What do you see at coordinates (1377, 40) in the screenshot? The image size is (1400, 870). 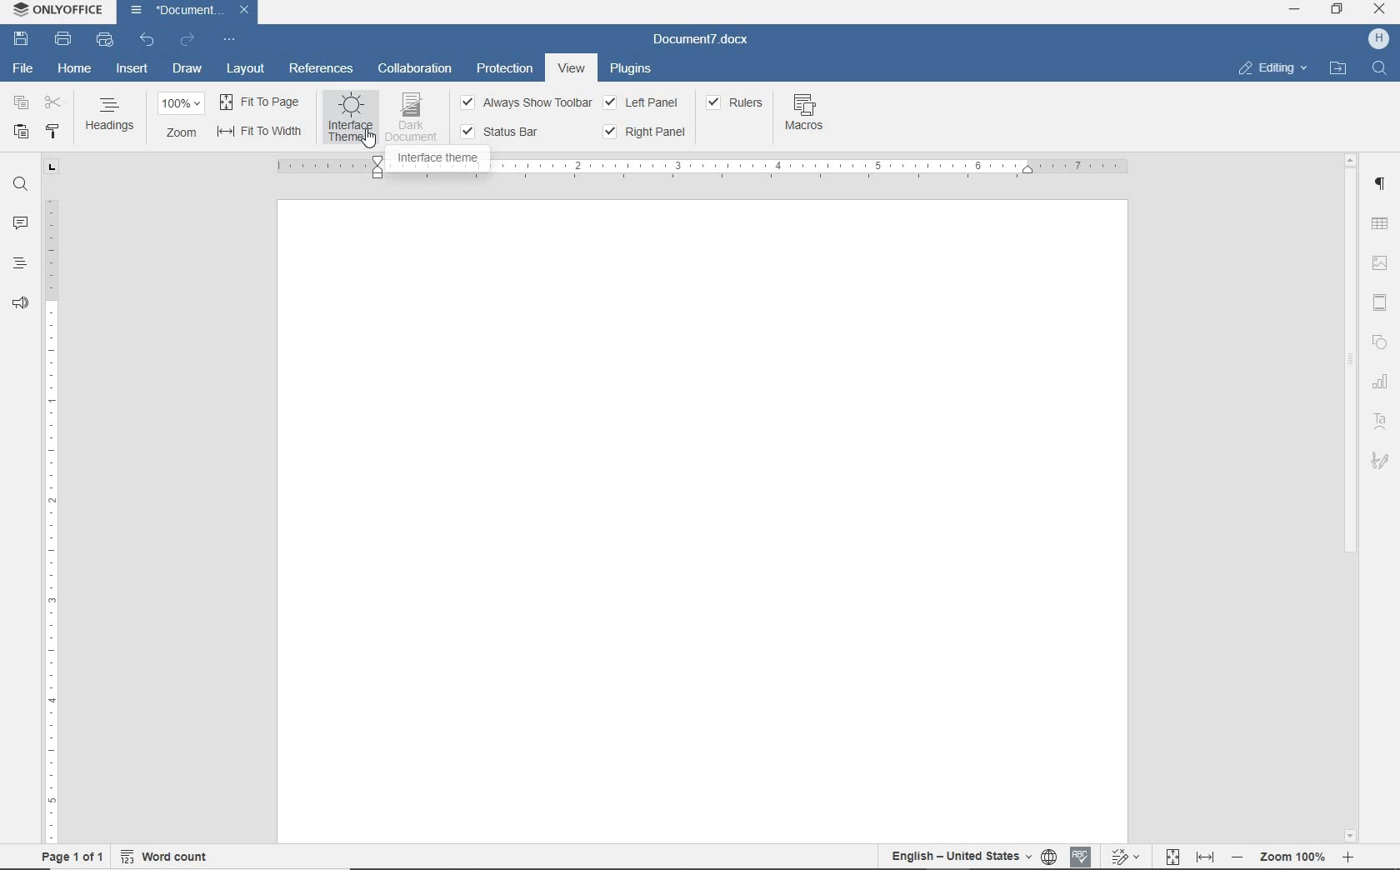 I see `HP` at bounding box center [1377, 40].